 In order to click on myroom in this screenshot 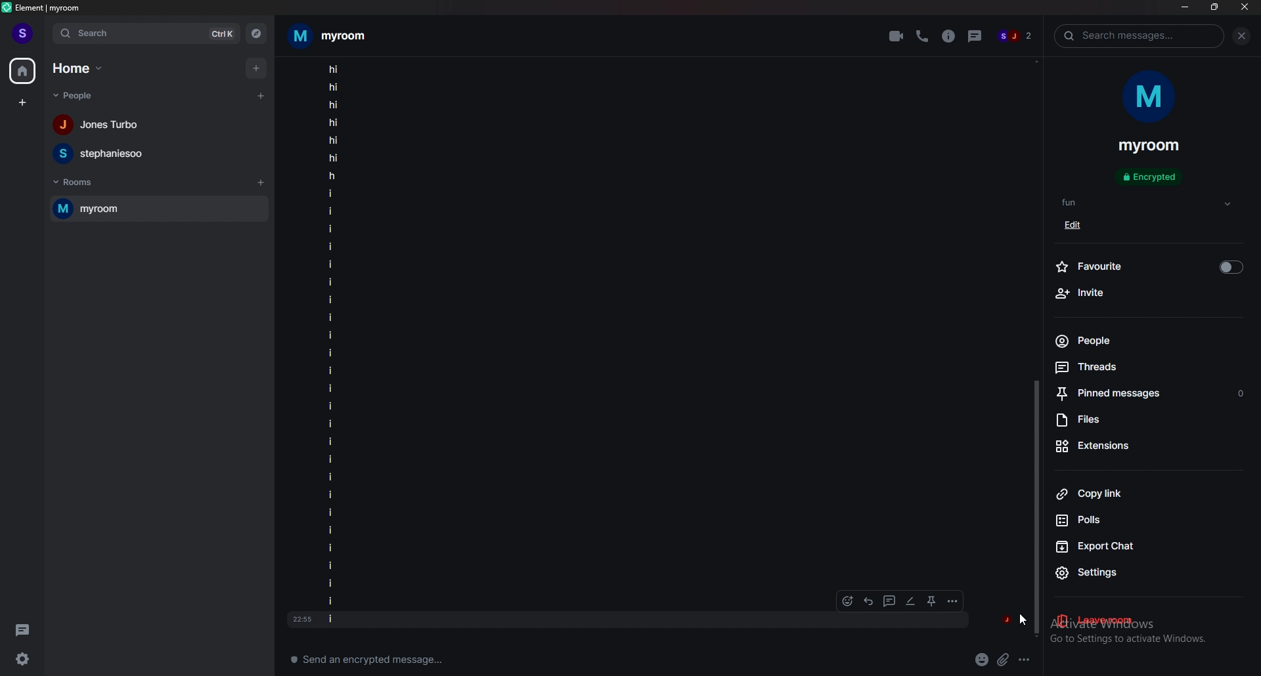, I will do `click(160, 209)`.